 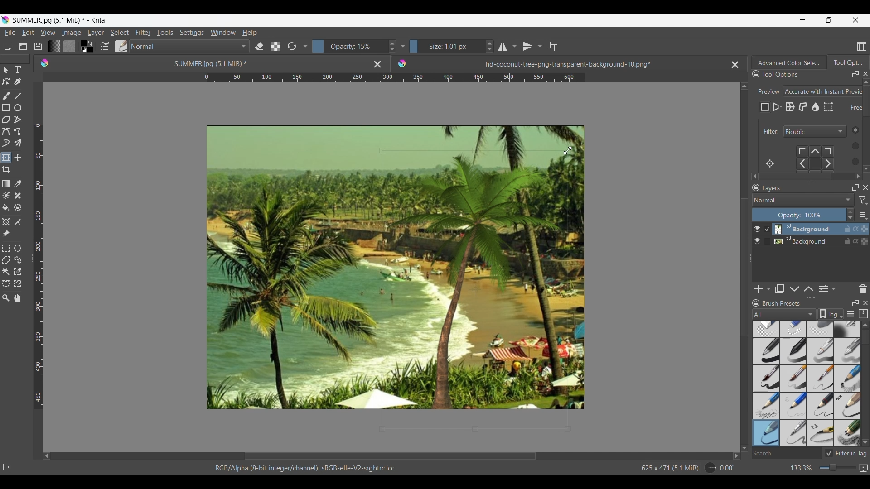 What do you see at coordinates (793, 351) in the screenshot?
I see `basic2-opacity` at bounding box center [793, 351].